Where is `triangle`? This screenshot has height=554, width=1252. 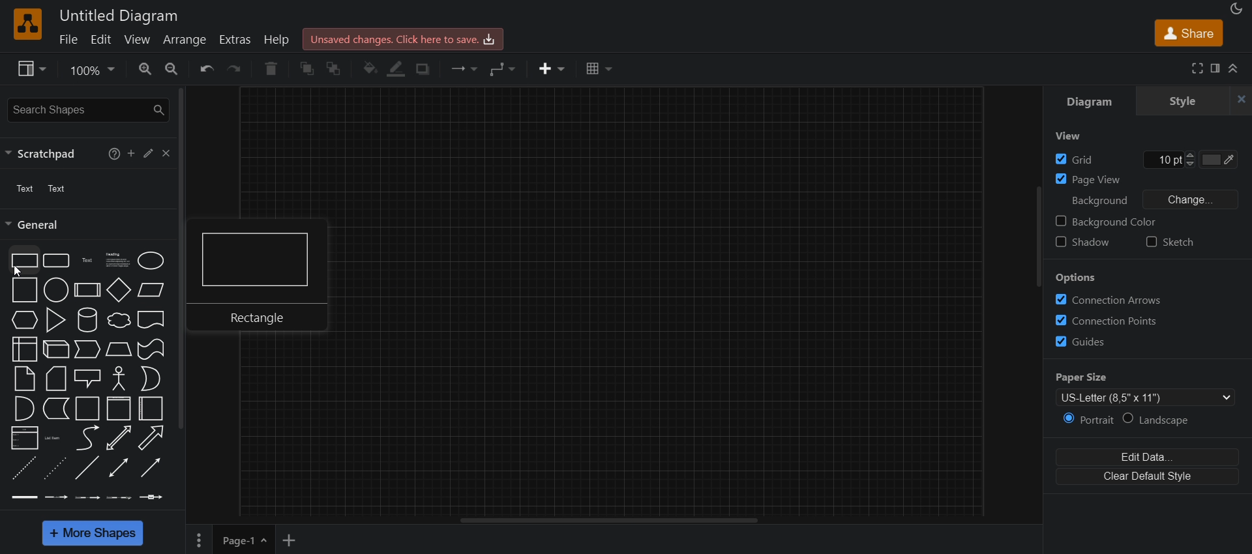
triangle is located at coordinates (55, 320).